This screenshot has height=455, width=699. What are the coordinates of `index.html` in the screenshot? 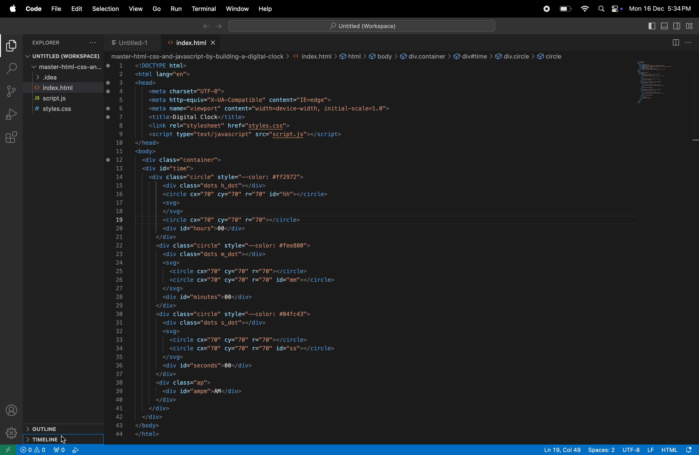 It's located at (194, 42).